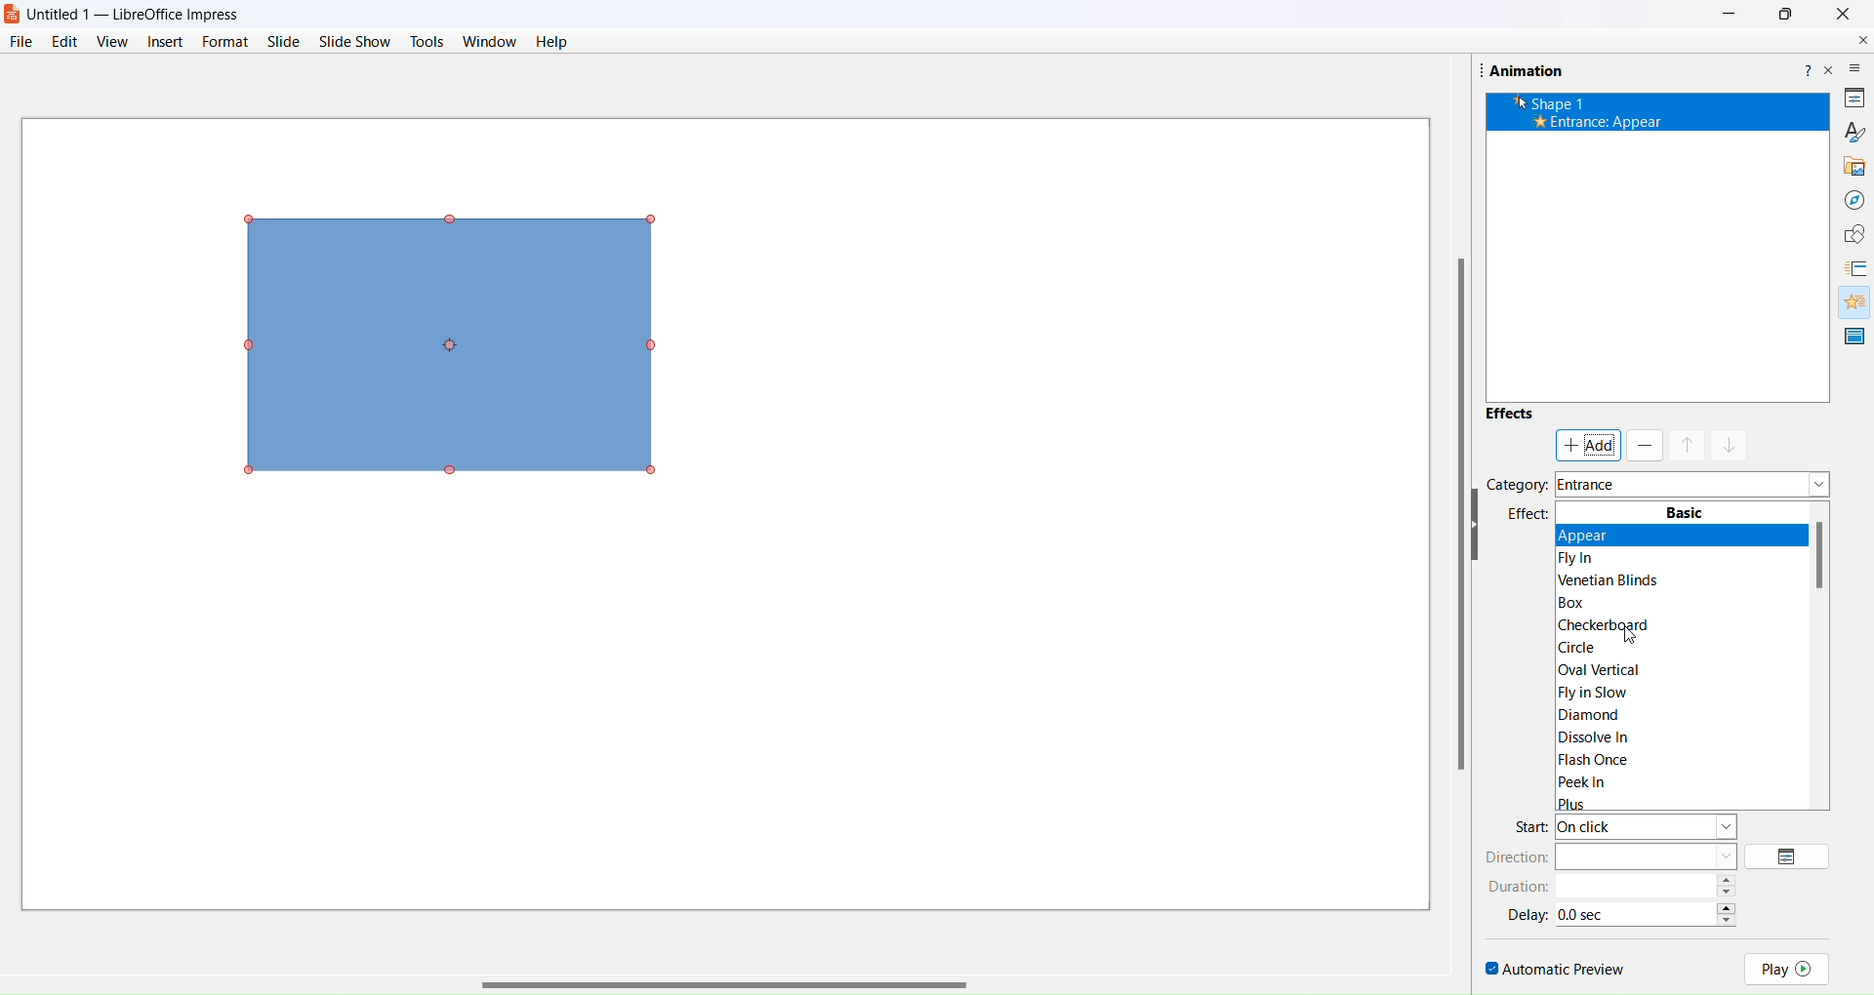 The height and width of the screenshot is (995, 1874). Describe the element at coordinates (1806, 67) in the screenshot. I see `help` at that location.